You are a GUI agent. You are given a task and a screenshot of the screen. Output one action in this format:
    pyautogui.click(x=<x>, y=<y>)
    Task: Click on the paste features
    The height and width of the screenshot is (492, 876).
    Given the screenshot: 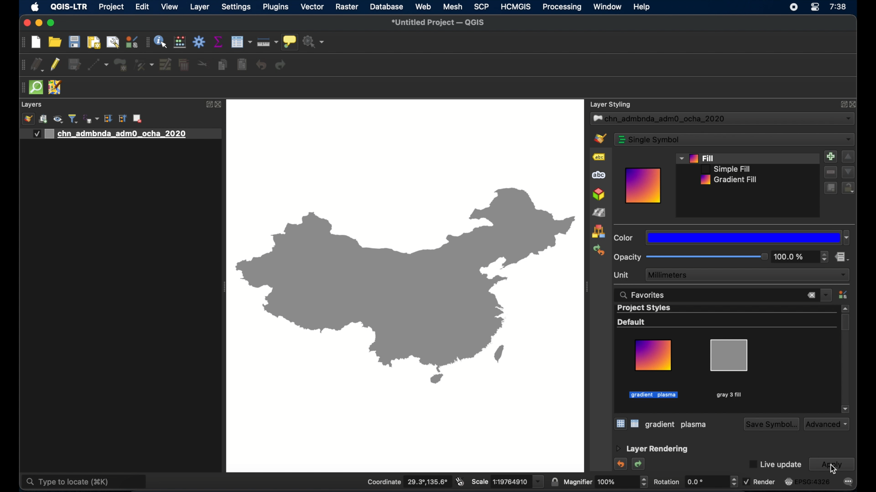 What is the action you would take?
    pyautogui.click(x=243, y=65)
    